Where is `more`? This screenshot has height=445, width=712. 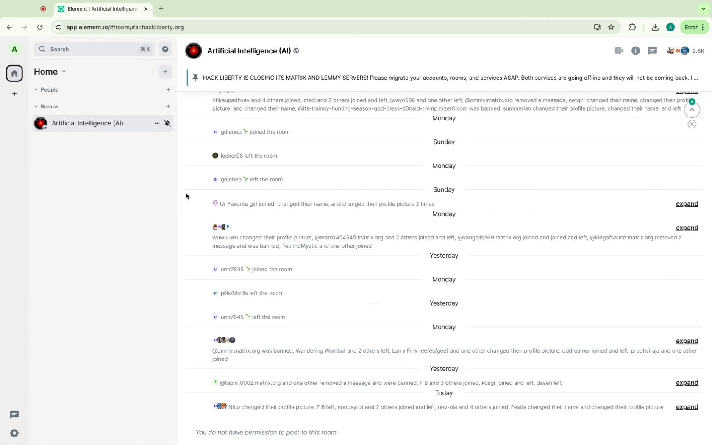 more is located at coordinates (698, 79).